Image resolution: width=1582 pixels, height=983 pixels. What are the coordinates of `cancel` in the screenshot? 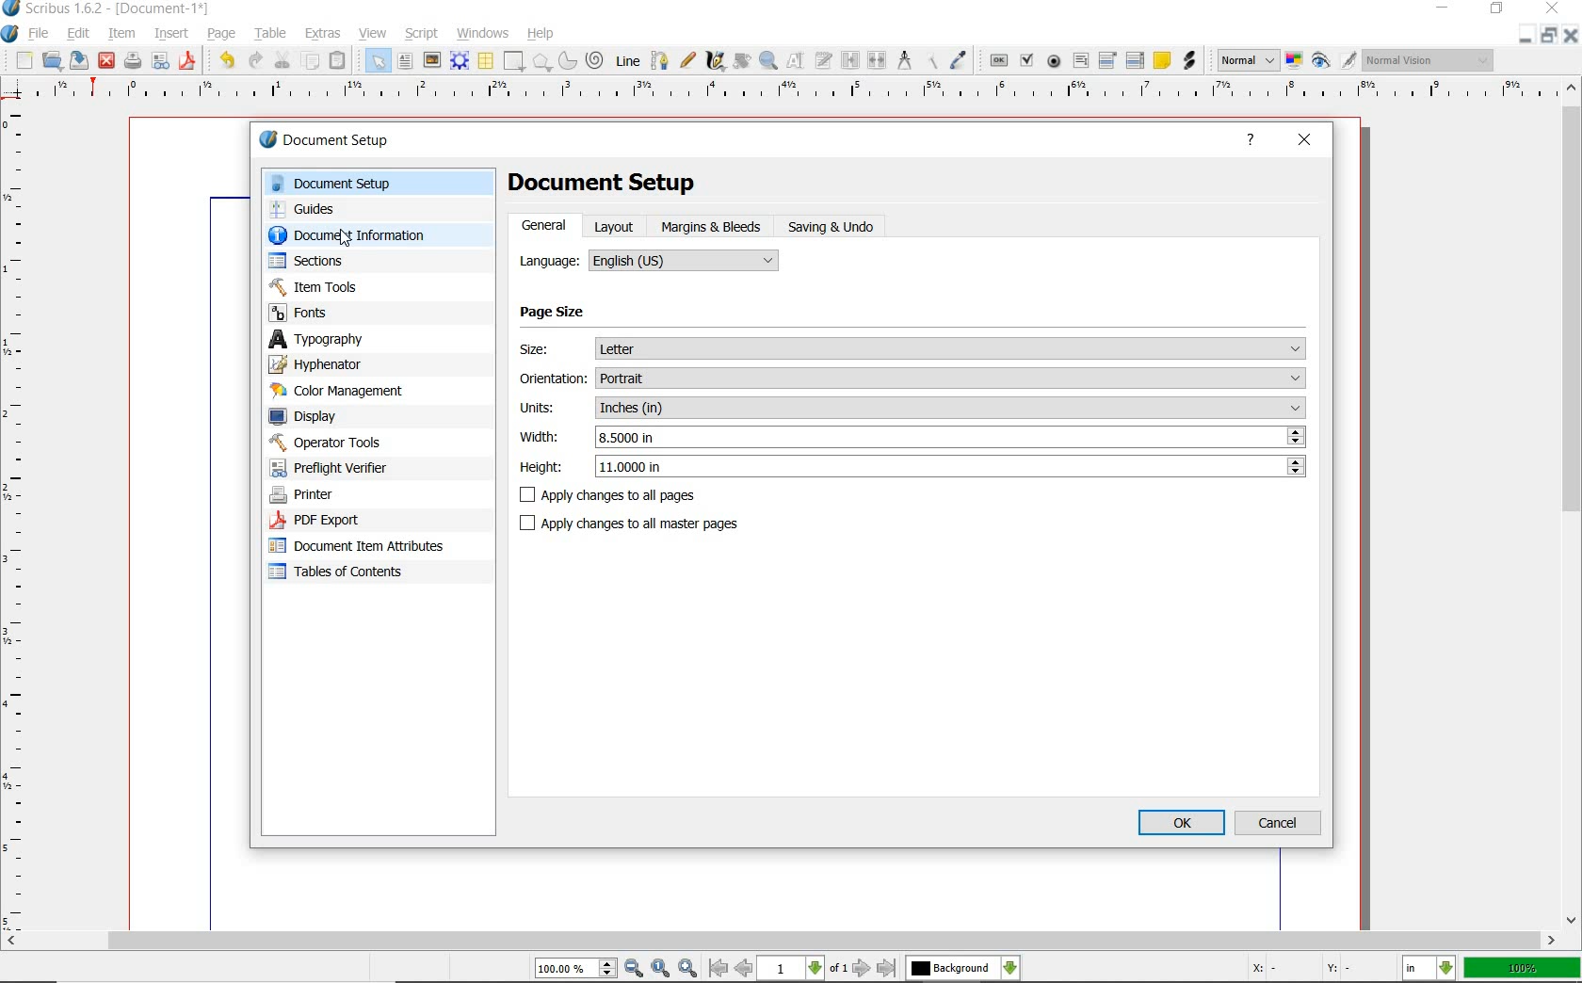 It's located at (1281, 822).